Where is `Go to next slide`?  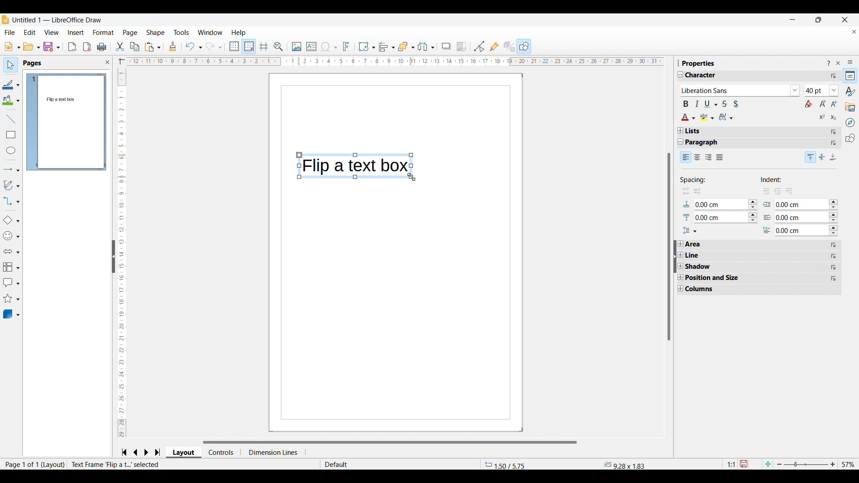
Go to next slide is located at coordinates (146, 452).